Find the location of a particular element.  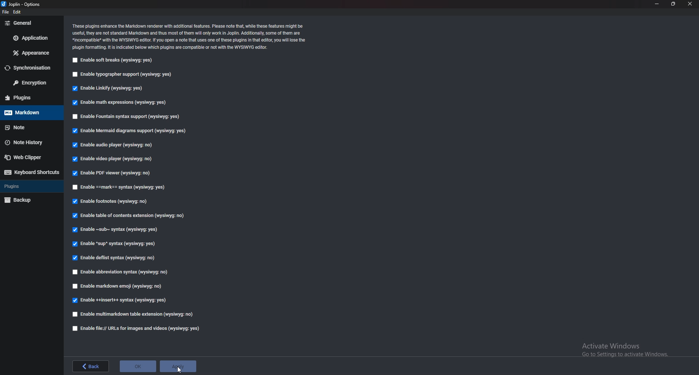

Back up is located at coordinates (30, 200).